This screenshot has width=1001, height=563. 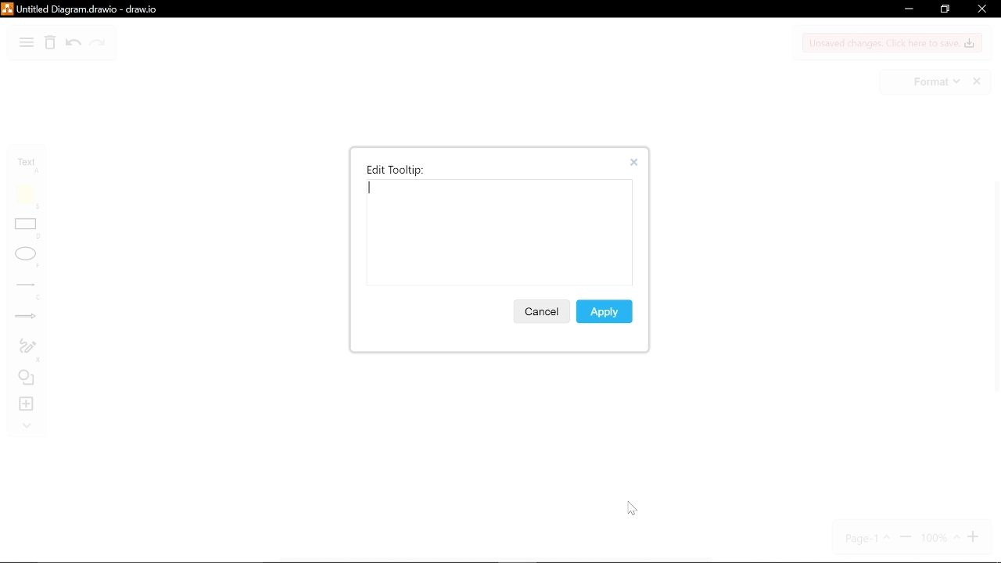 What do you see at coordinates (981, 9) in the screenshot?
I see `close` at bounding box center [981, 9].